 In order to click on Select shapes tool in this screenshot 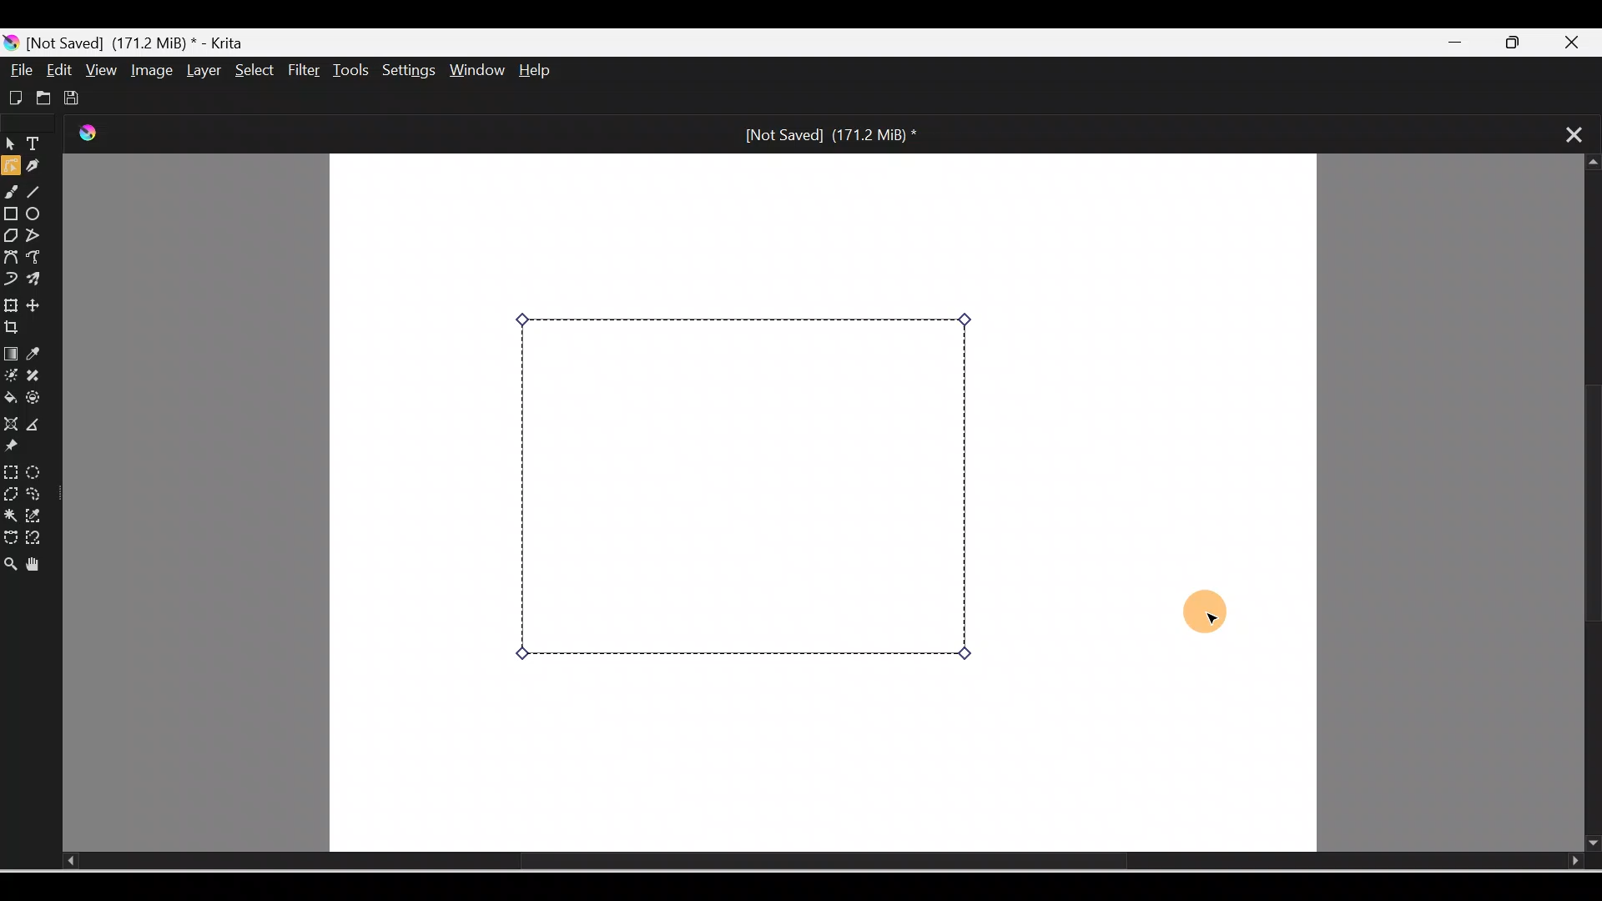, I will do `click(10, 146)`.